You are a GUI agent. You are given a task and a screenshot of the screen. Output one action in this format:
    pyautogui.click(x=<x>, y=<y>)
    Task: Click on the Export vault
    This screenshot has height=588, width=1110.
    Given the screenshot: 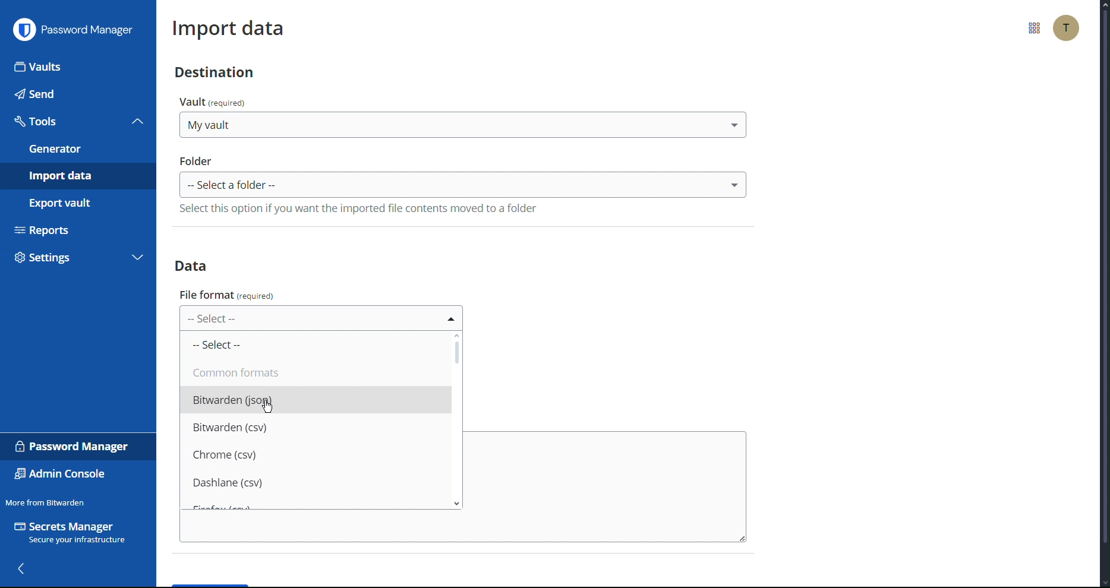 What is the action you would take?
    pyautogui.click(x=73, y=203)
    